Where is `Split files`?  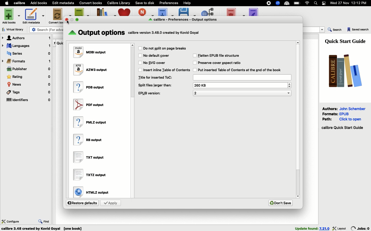
Split files is located at coordinates (241, 85).